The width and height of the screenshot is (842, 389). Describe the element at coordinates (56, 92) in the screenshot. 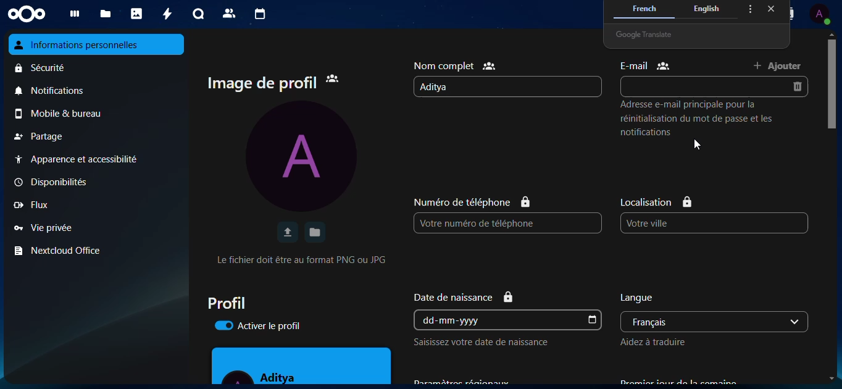

I see `notifications` at that location.